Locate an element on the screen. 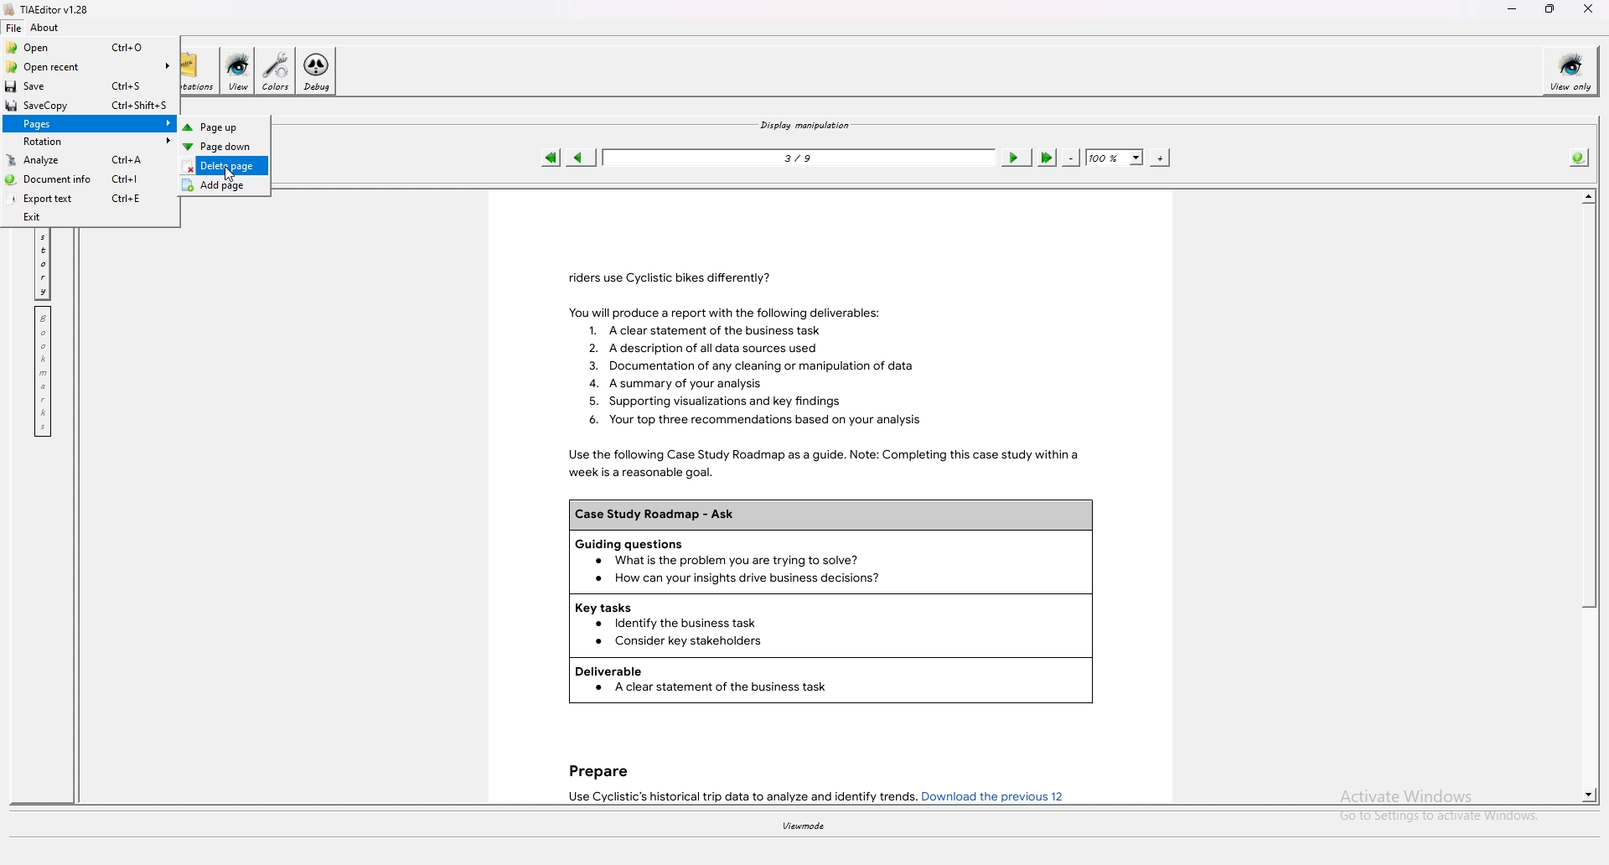 This screenshot has width=1609, height=865. viewmode is located at coordinates (803, 826).